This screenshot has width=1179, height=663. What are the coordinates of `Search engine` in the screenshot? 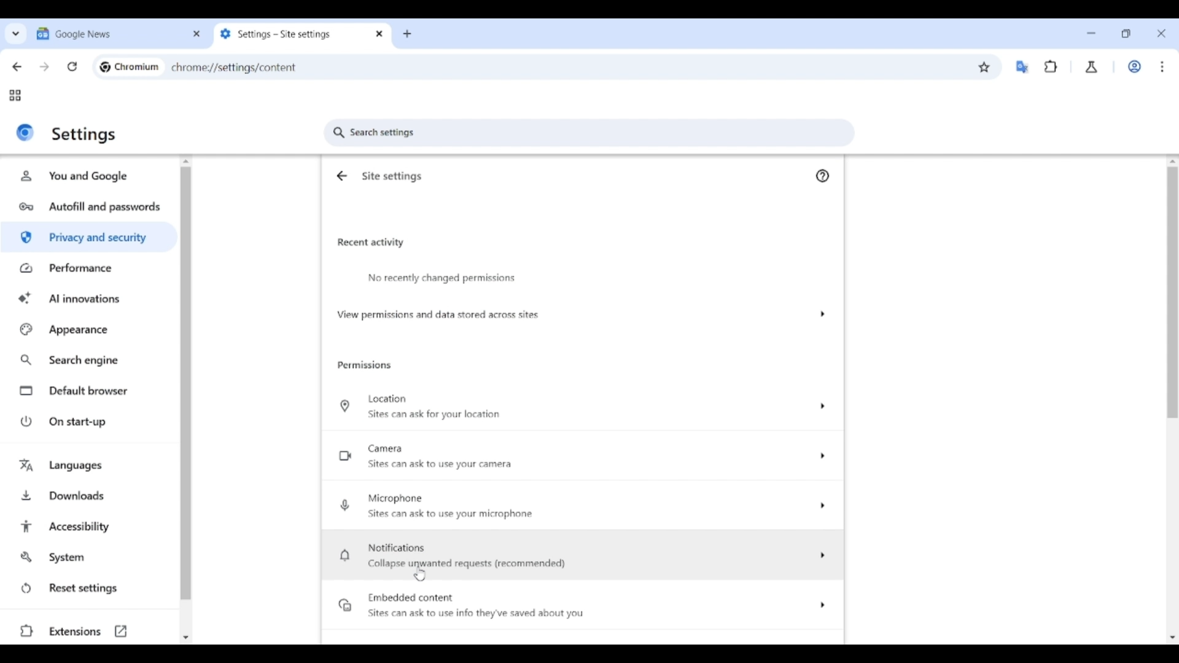 It's located at (90, 360).